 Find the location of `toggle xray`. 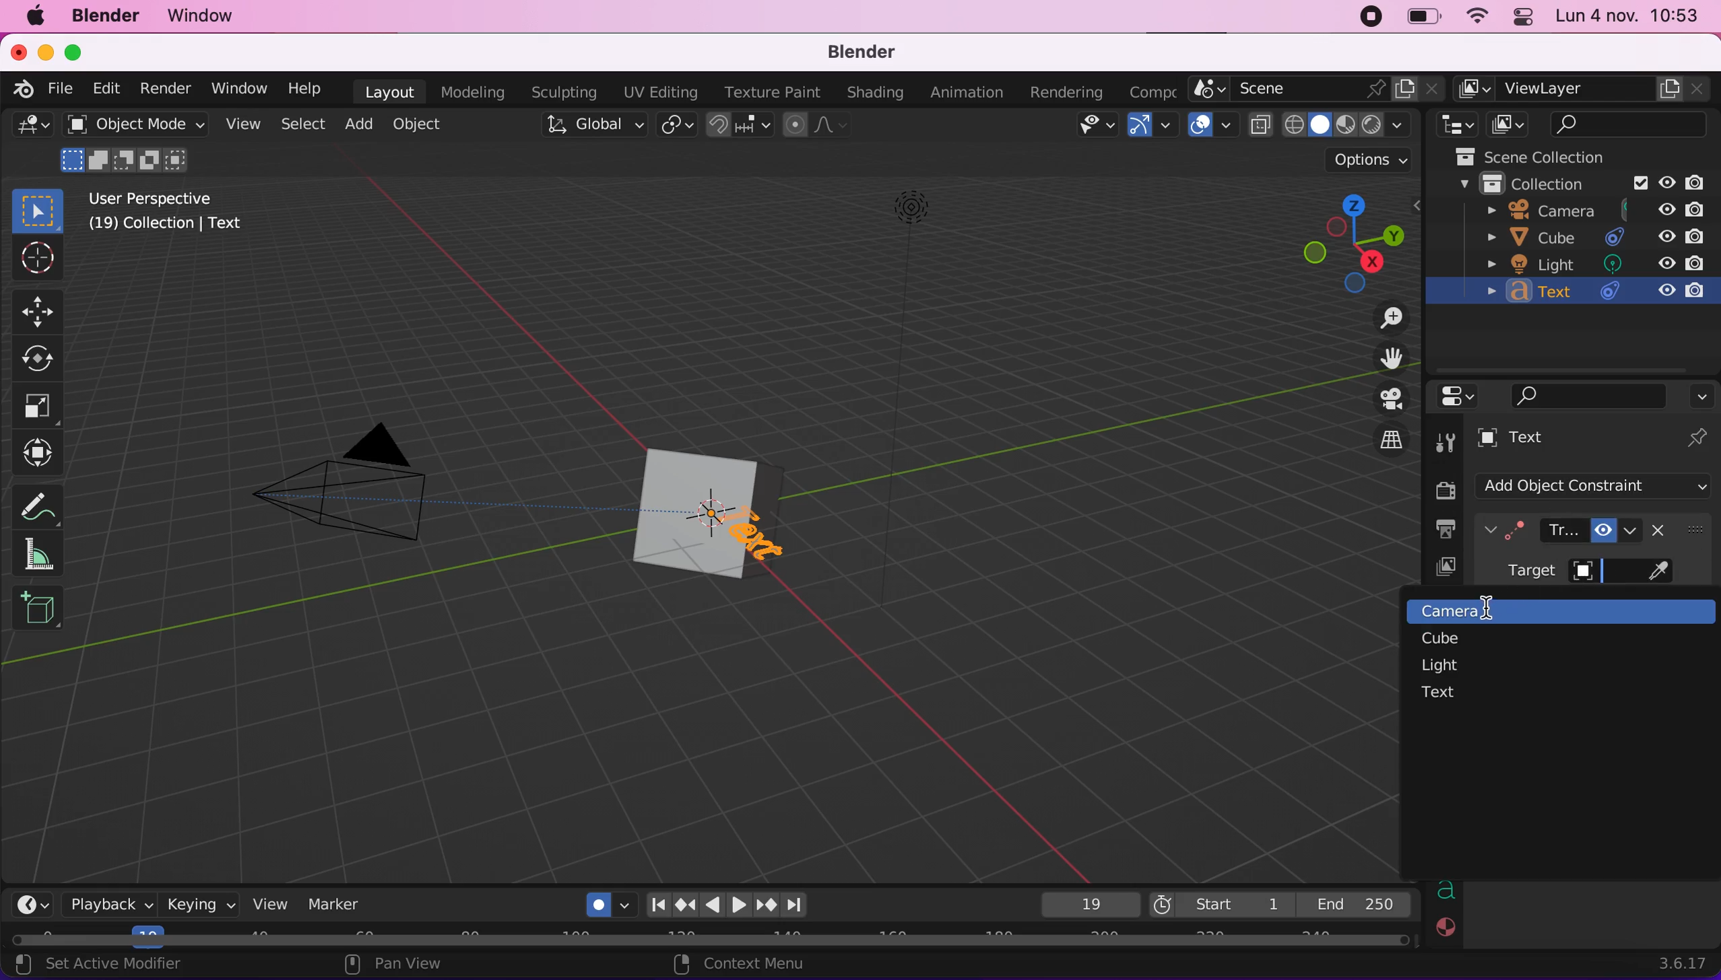

toggle xray is located at coordinates (1260, 133).